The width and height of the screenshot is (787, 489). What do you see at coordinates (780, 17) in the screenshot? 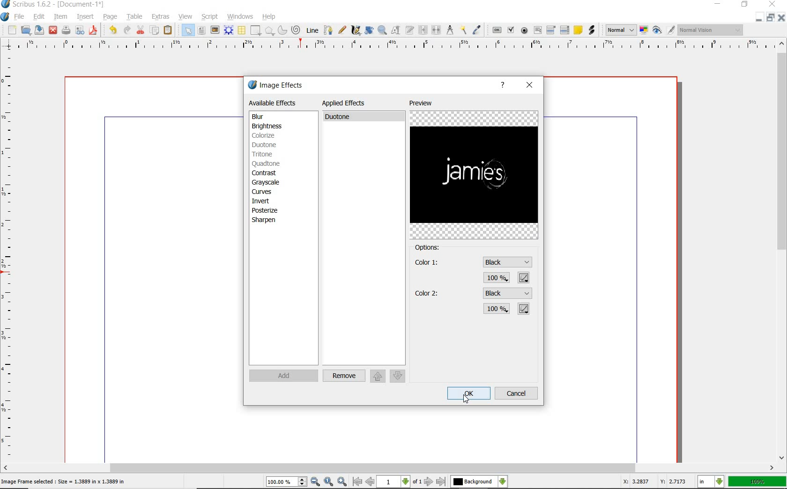
I see `CLOSE` at bounding box center [780, 17].